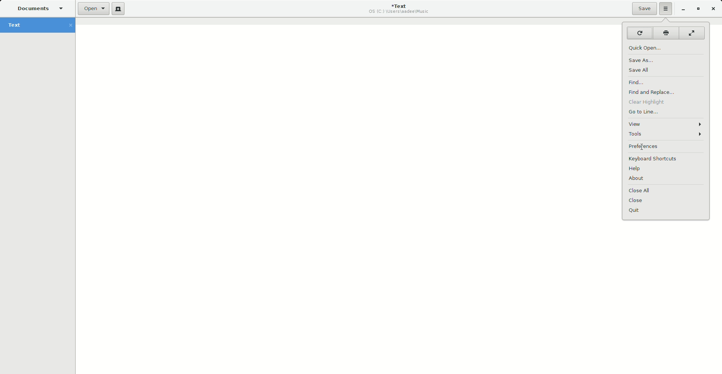 Image resolution: width=722 pixels, height=374 pixels. Describe the element at coordinates (641, 148) in the screenshot. I see `cursor` at that location.